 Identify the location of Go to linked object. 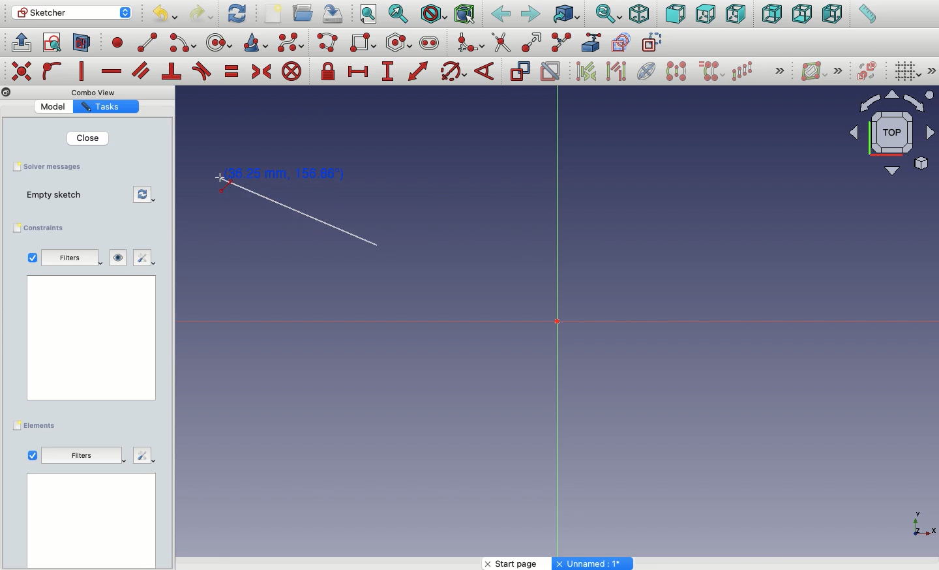
(566, 14).